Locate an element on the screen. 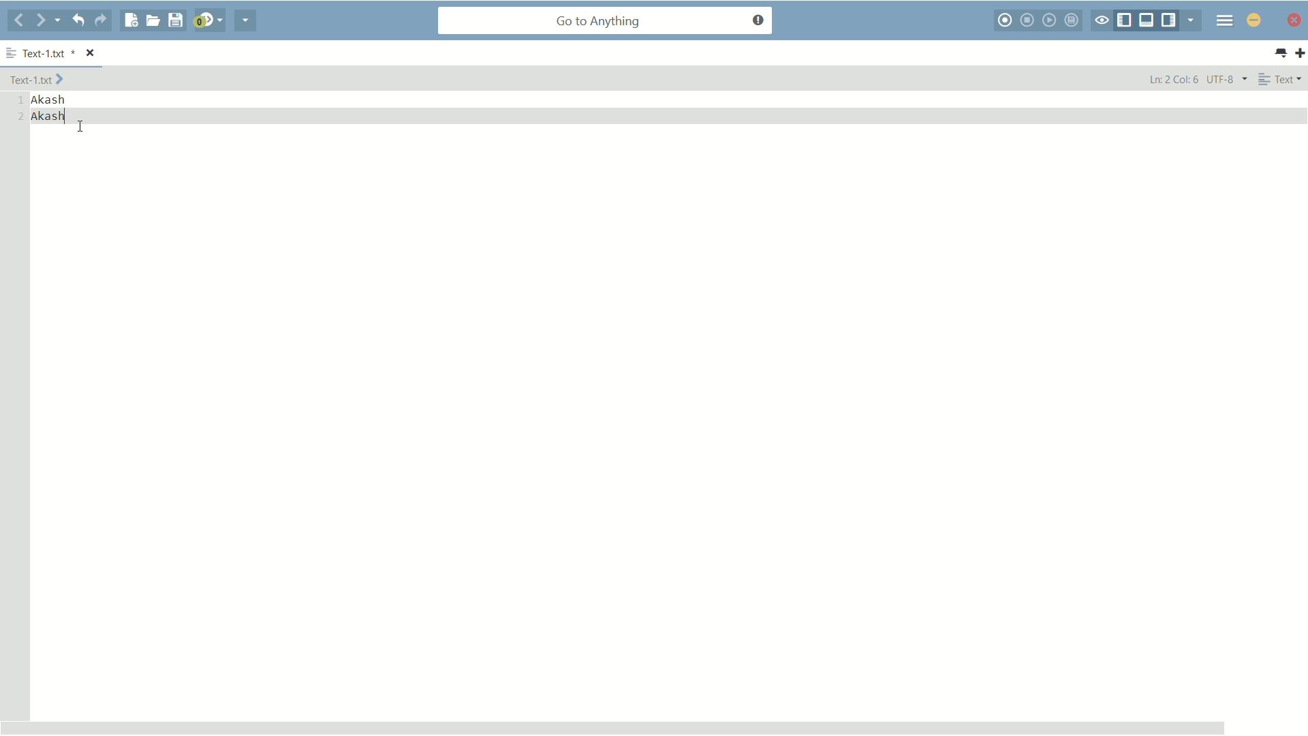  show/hide left panel is located at coordinates (1123, 20).